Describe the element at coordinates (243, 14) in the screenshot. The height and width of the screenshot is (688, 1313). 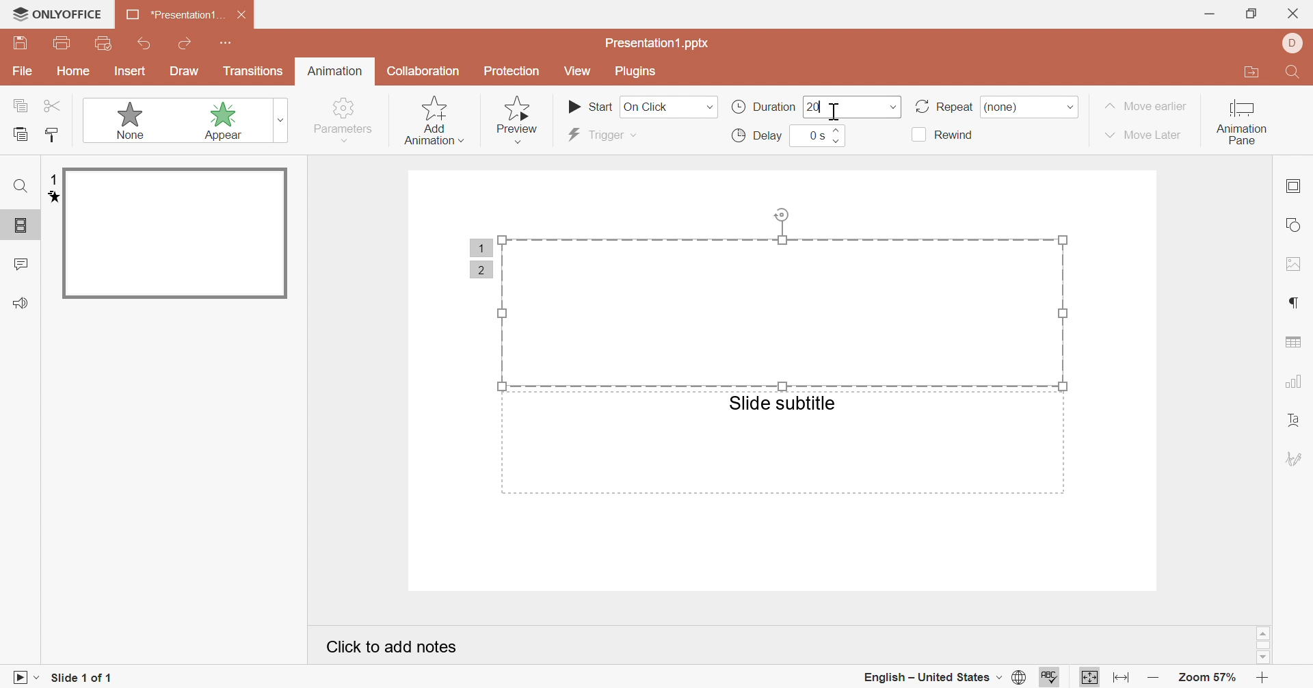
I see `close` at that location.